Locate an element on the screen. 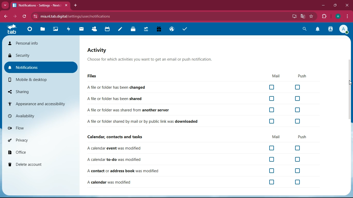 The width and height of the screenshot is (353, 198). Cursor is located at coordinates (350, 82).